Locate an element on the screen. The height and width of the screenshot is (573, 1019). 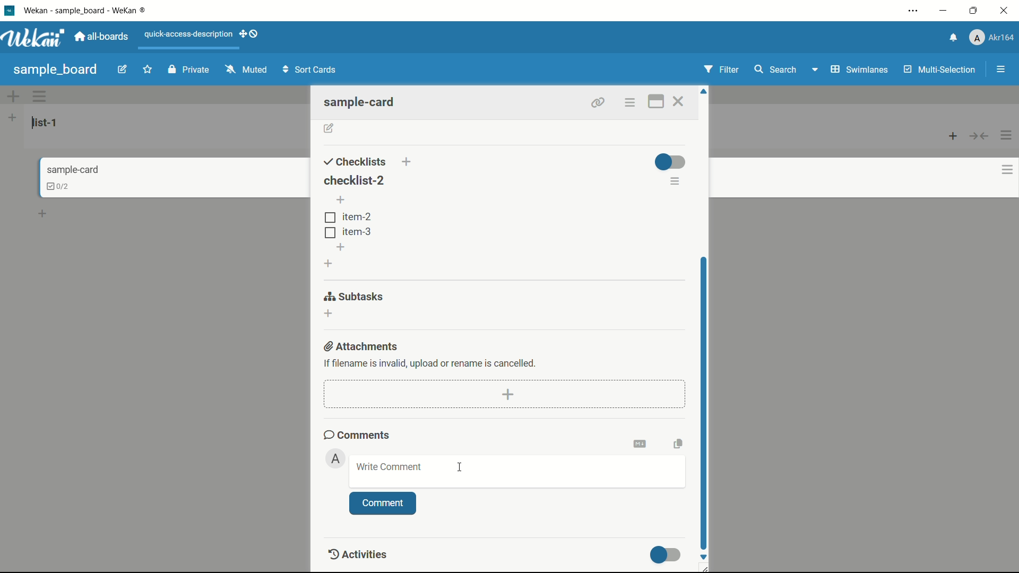
add checklist is located at coordinates (329, 263).